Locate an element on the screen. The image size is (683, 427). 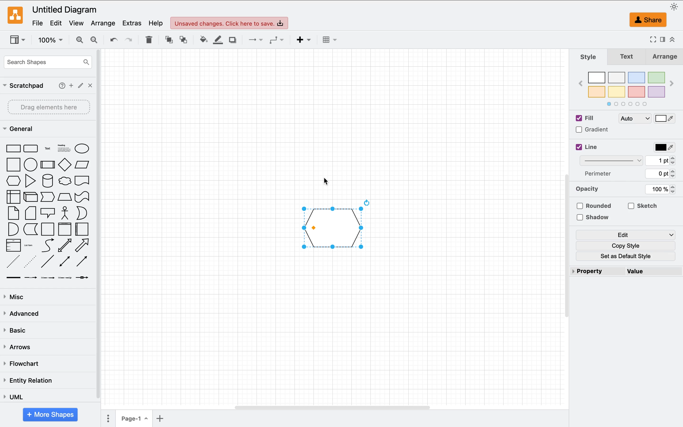
table is located at coordinates (333, 39).